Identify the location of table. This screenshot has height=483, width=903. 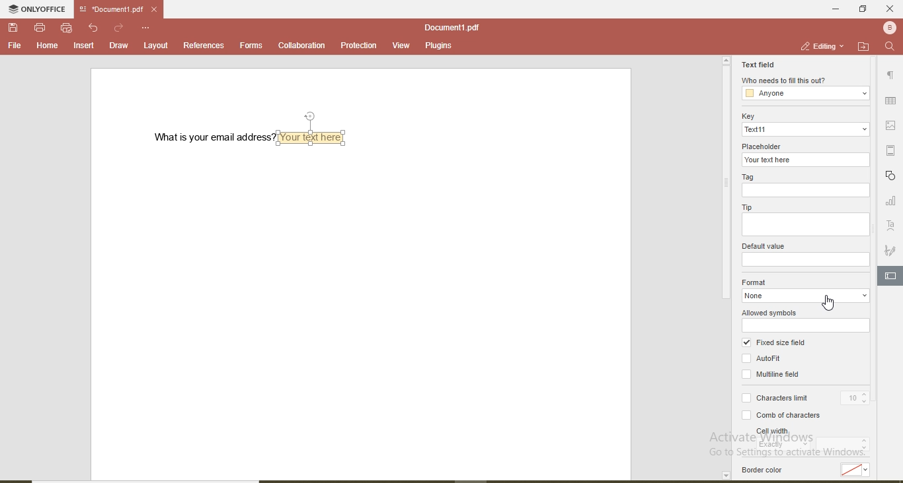
(891, 102).